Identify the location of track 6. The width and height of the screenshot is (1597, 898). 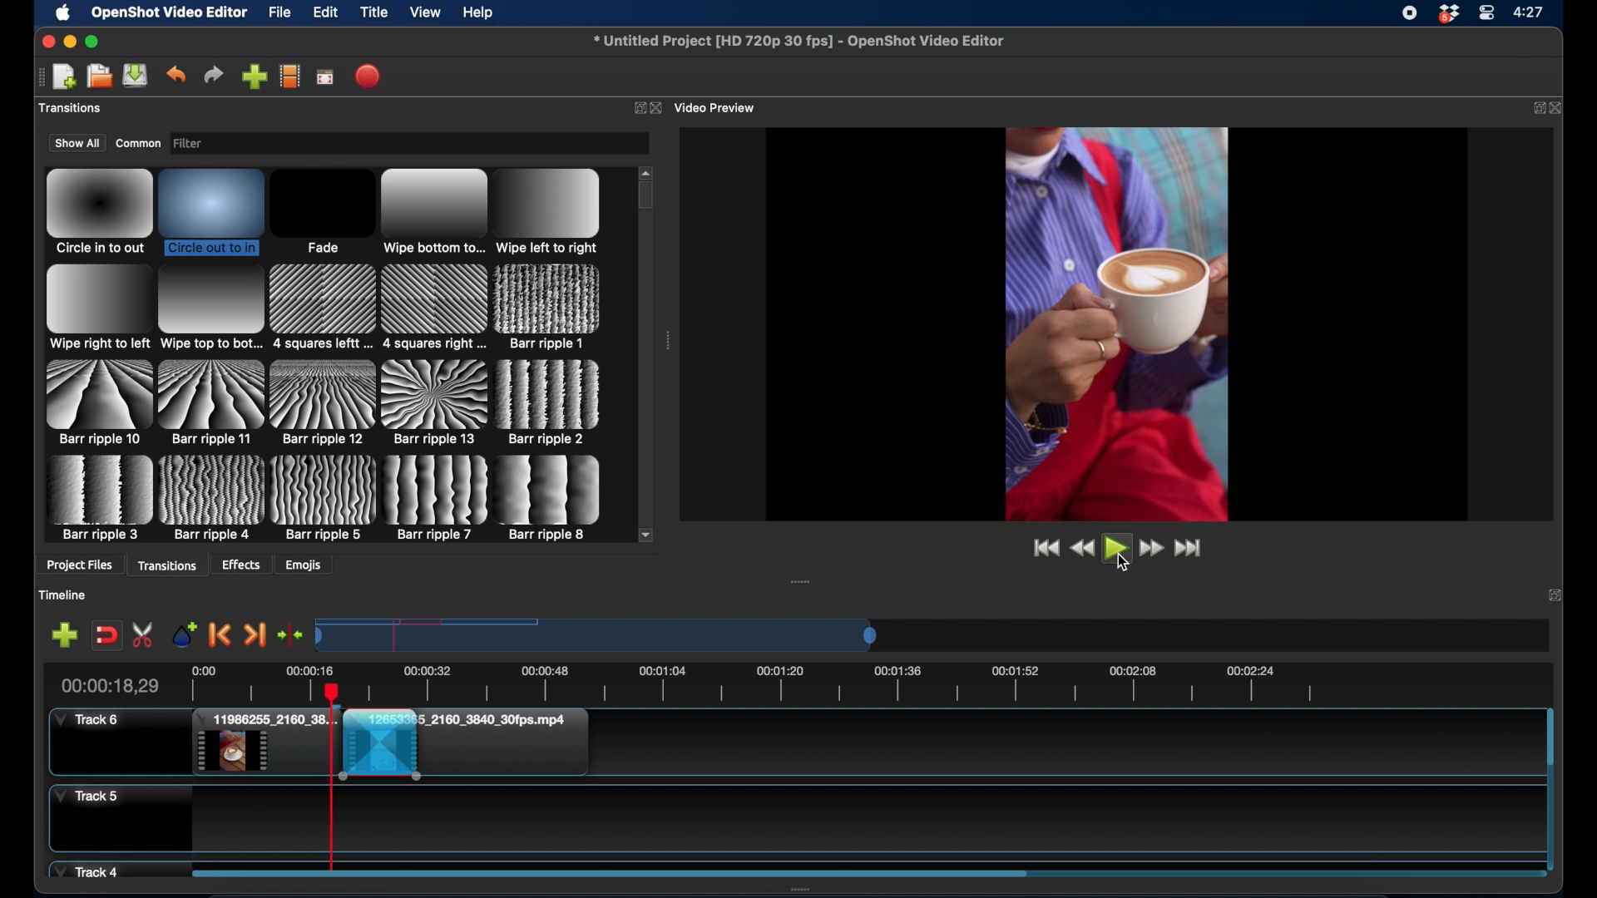
(88, 720).